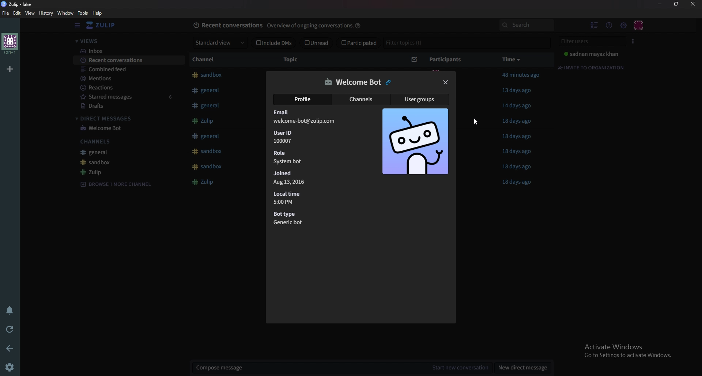 This screenshot has height=376, width=702. I want to click on main menu, so click(624, 24).